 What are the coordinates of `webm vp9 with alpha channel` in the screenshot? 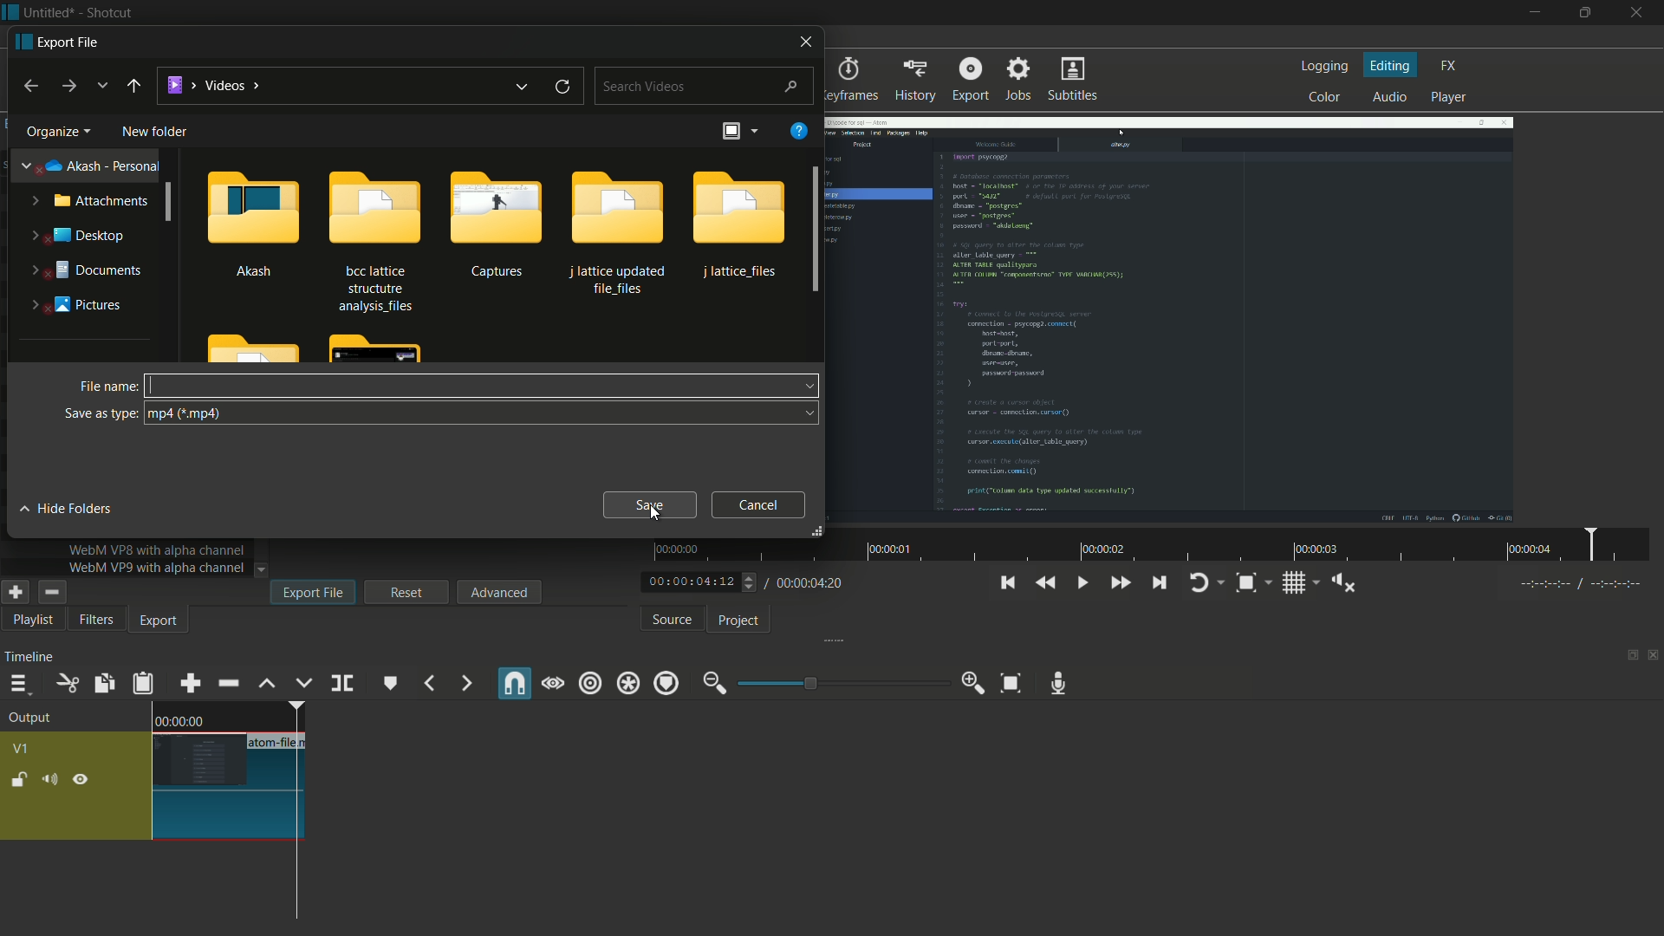 It's located at (157, 568).